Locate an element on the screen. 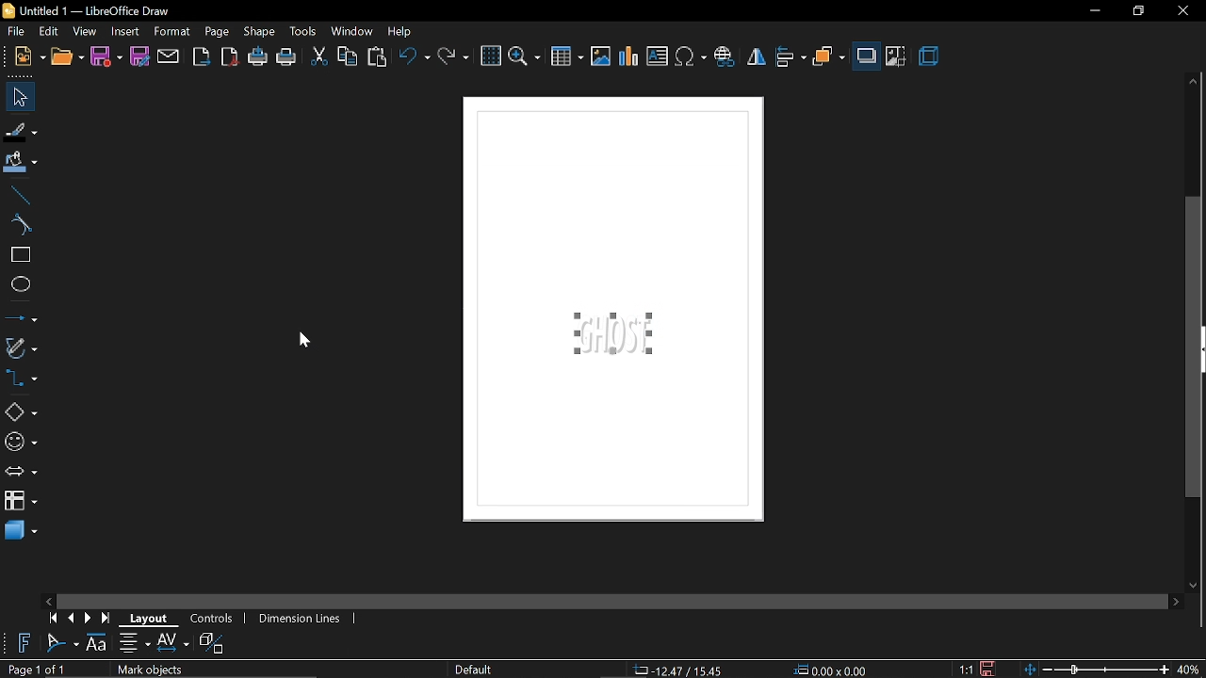 The height and width of the screenshot is (678, 1206). close is located at coordinates (1183, 12).